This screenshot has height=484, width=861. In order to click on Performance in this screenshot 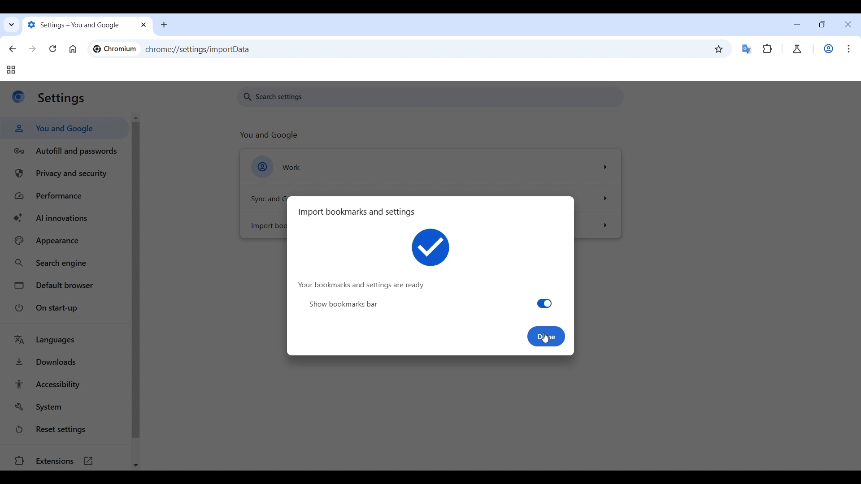, I will do `click(66, 195)`.